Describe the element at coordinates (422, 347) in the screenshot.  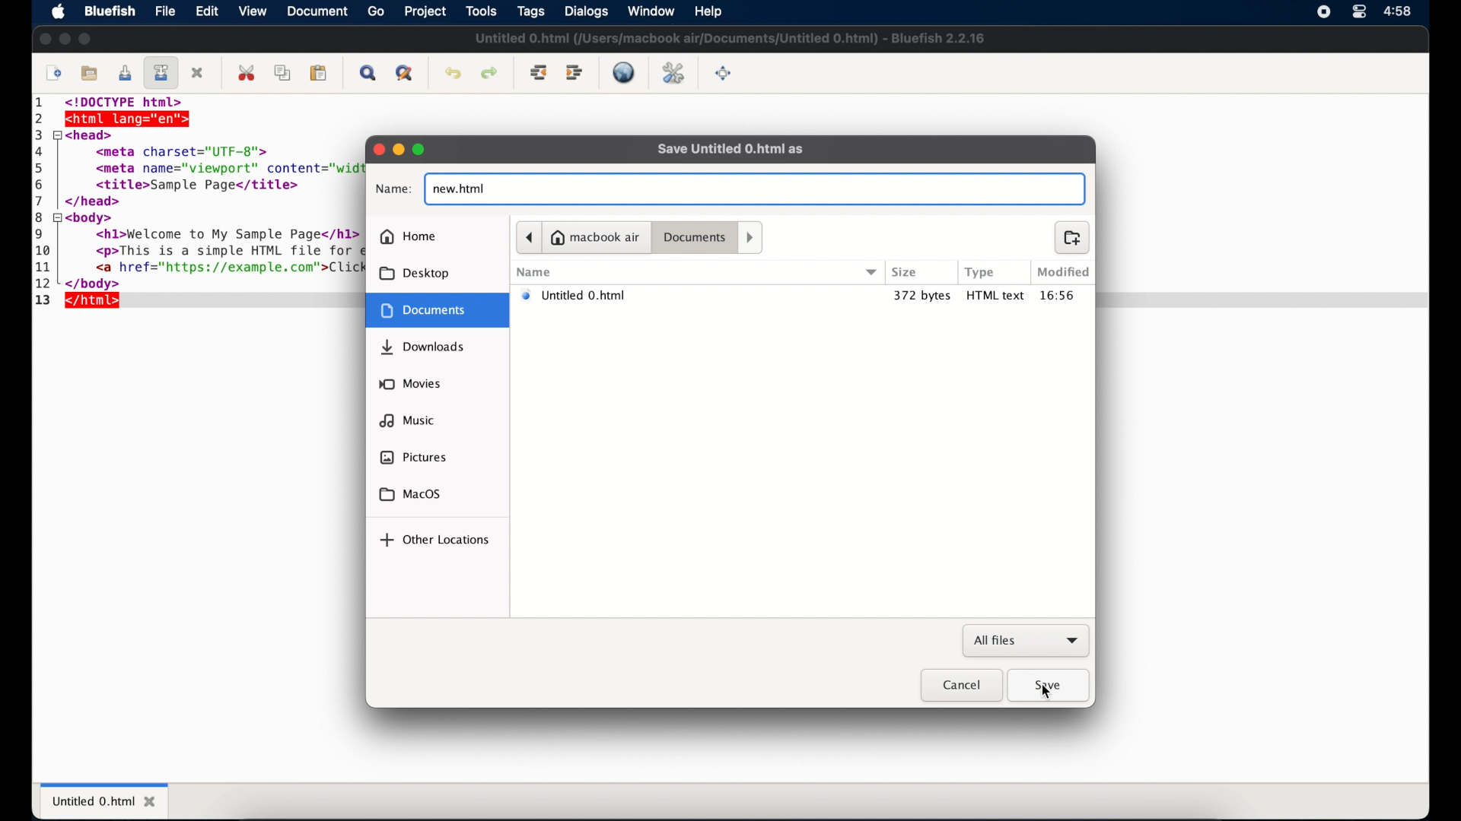
I see `downloads` at that location.